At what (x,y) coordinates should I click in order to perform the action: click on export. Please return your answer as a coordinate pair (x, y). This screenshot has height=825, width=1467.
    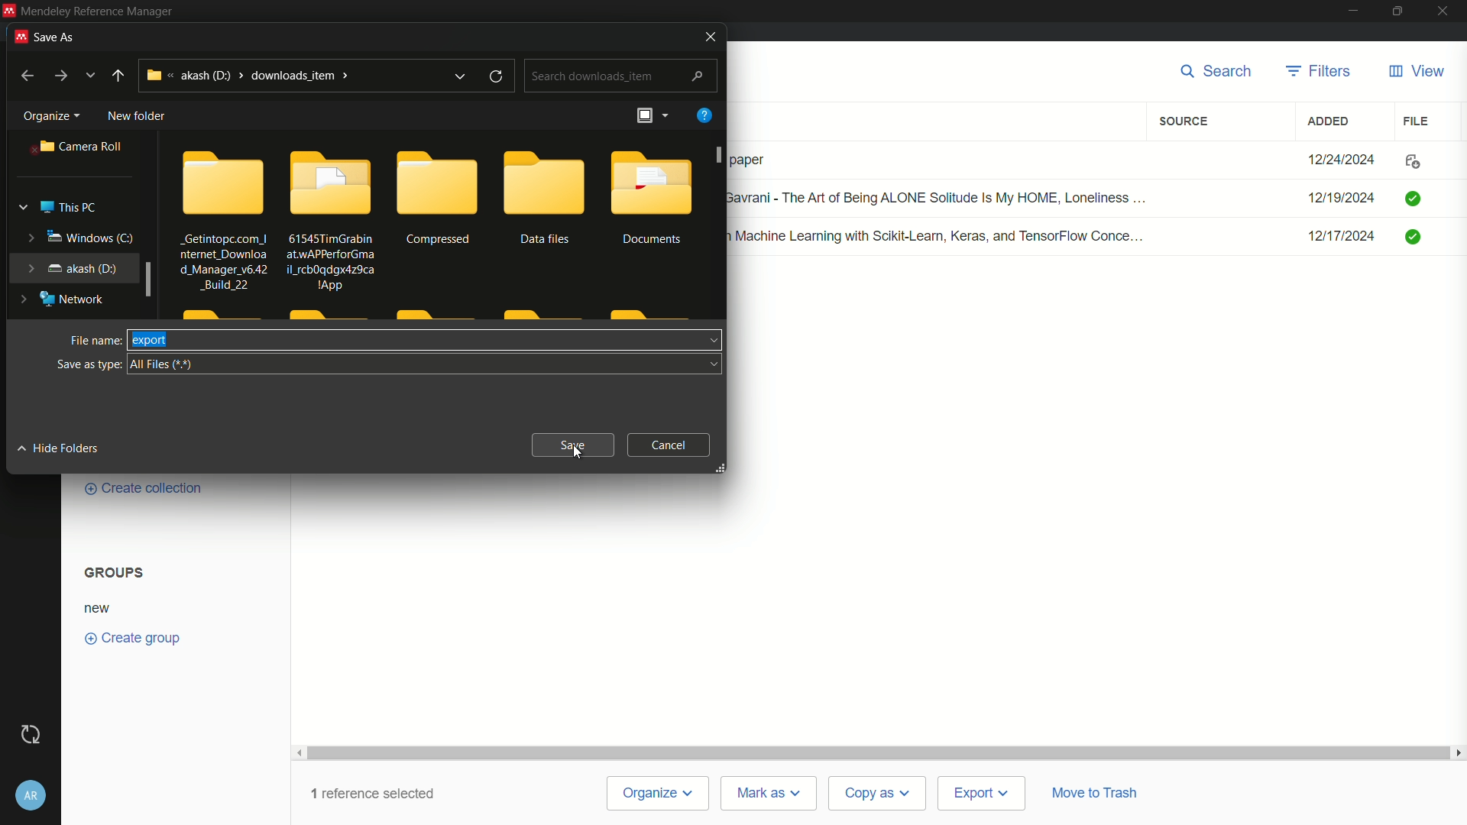
    Looking at the image, I should click on (151, 340).